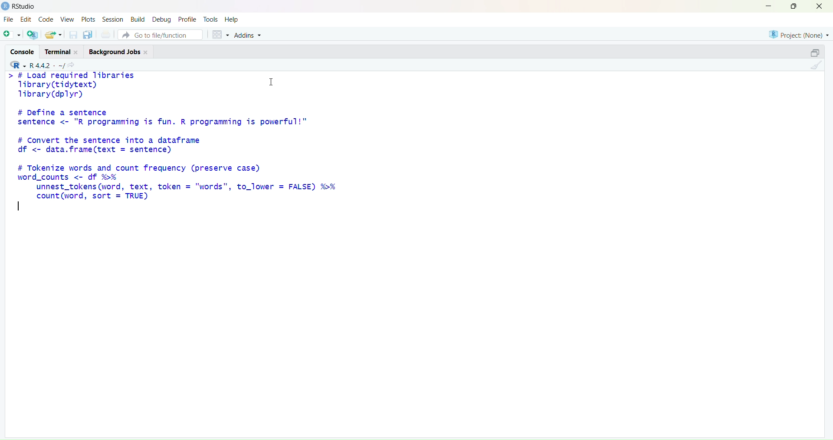 Image resolution: width=833 pixels, height=440 pixels. I want to click on view the current working directory, so click(72, 66).